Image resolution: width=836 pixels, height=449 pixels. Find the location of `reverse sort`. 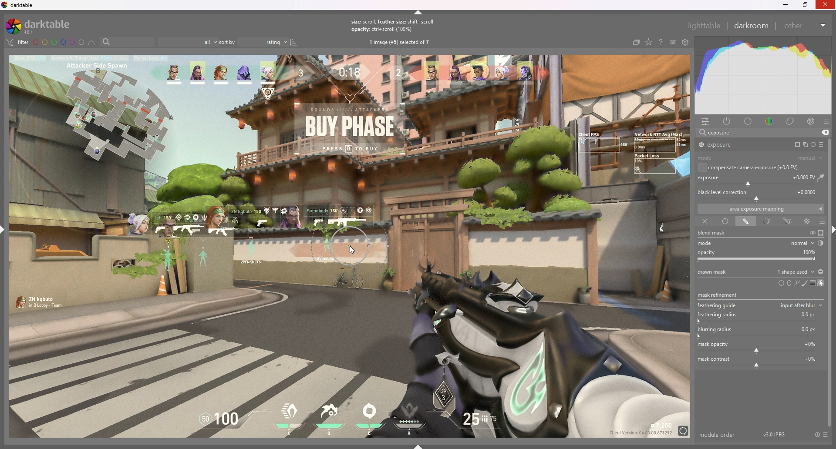

reverse sort is located at coordinates (294, 42).